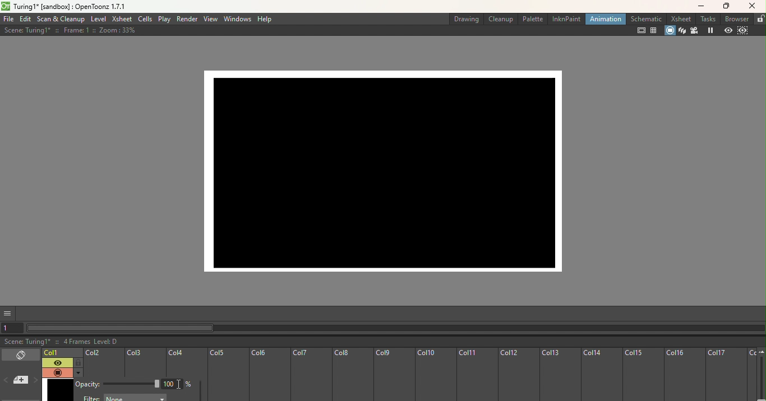 This screenshot has width=766, height=401. What do you see at coordinates (682, 30) in the screenshot?
I see `3d View` at bounding box center [682, 30].